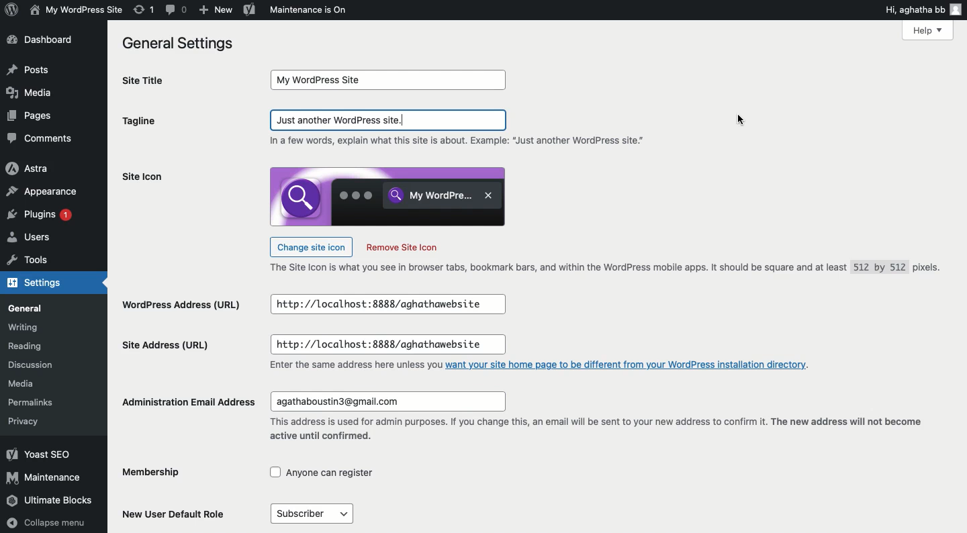 This screenshot has width=967, height=533. What do you see at coordinates (739, 121) in the screenshot?
I see `cursor` at bounding box center [739, 121].